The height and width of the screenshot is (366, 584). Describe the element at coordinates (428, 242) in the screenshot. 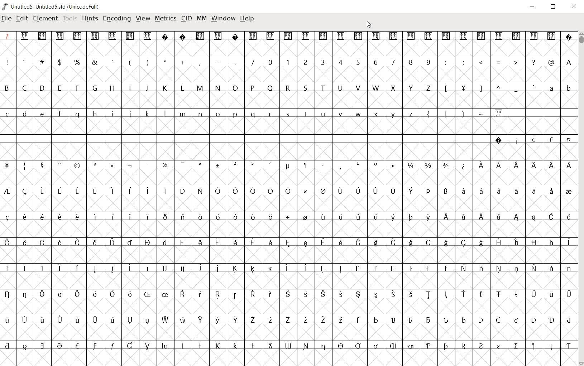

I see `Symbol` at that location.